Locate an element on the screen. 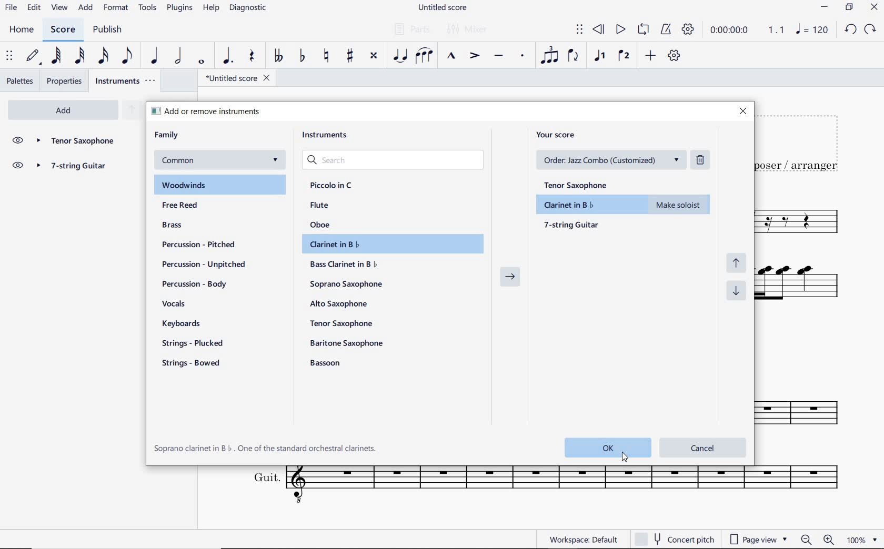  woodwinds is located at coordinates (221, 185).